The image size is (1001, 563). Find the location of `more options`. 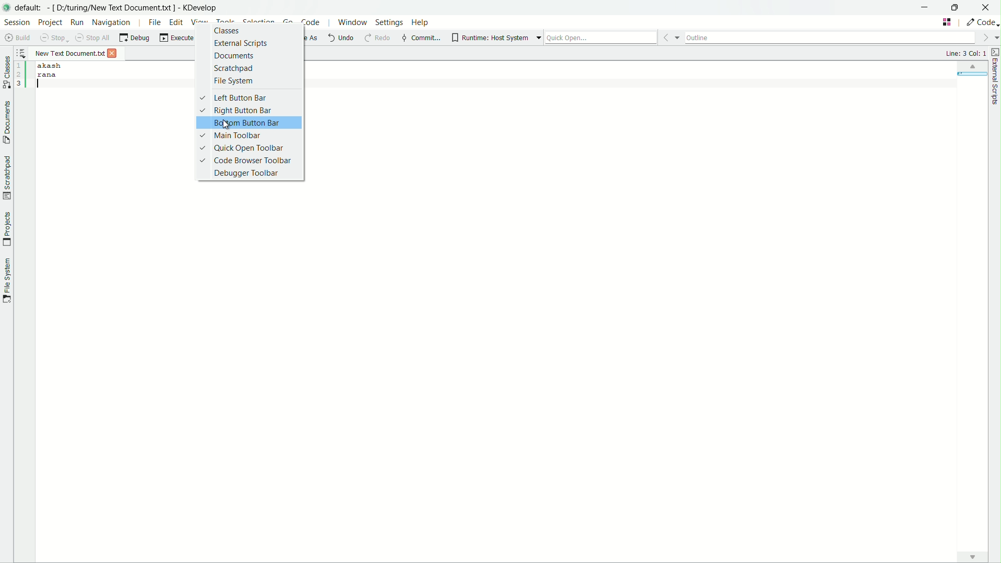

more options is located at coordinates (537, 37).